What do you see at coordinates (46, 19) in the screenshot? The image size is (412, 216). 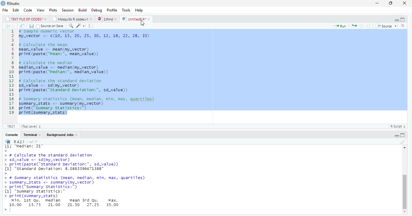 I see `close` at bounding box center [46, 19].